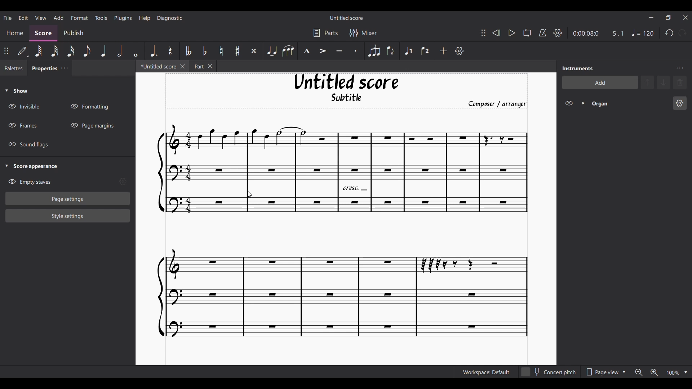 The height and width of the screenshot is (389, 692). What do you see at coordinates (61, 182) in the screenshot?
I see `Hide Empty staves` at bounding box center [61, 182].